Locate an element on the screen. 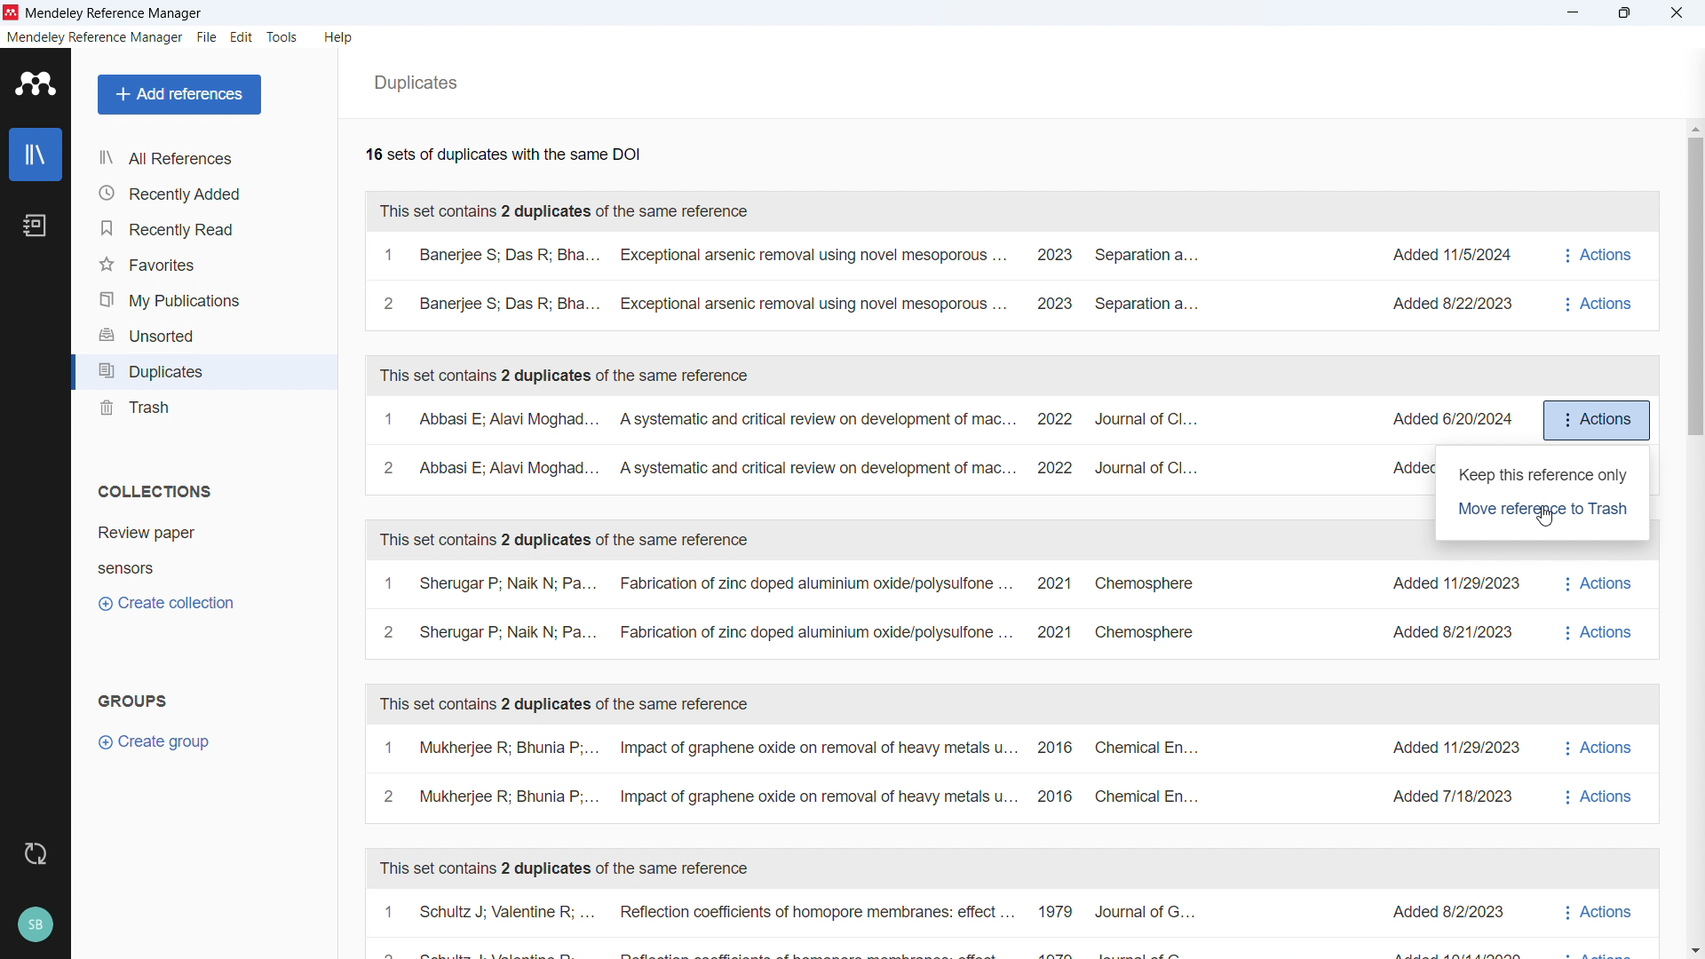 The height and width of the screenshot is (959, 1705). Create group  is located at coordinates (157, 744).